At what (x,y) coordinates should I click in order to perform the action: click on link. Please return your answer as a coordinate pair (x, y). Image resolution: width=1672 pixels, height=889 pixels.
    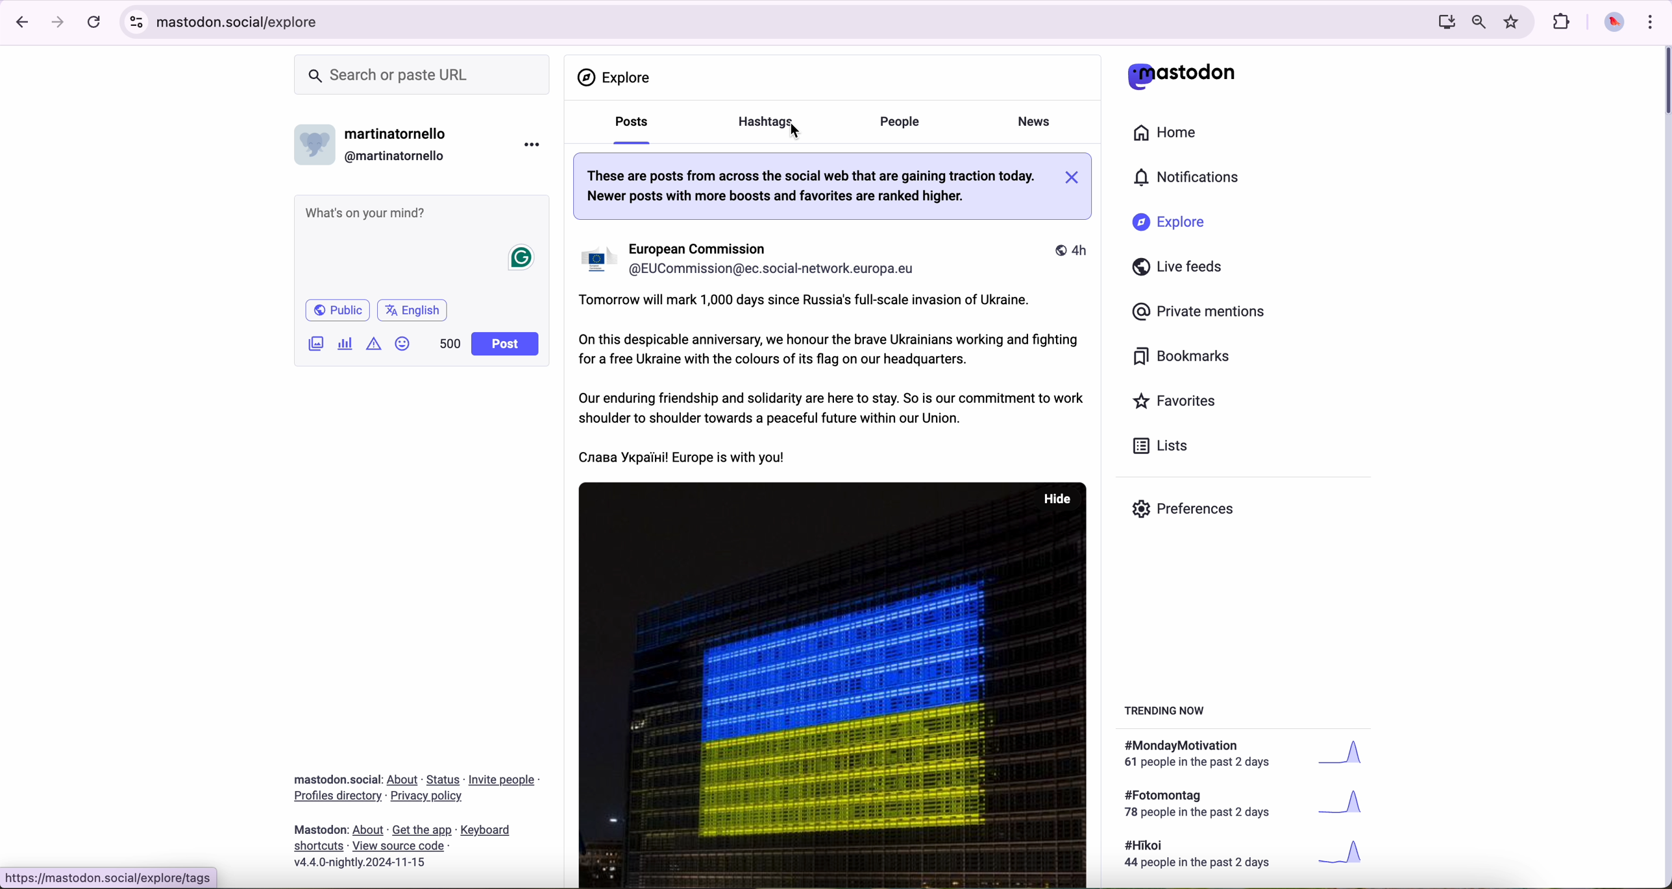
    Looking at the image, I should click on (398, 845).